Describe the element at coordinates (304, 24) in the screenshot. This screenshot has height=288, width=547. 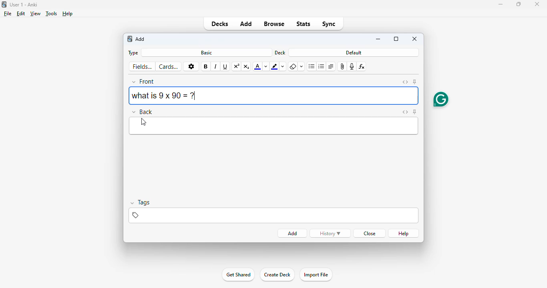
I see `stats` at that location.